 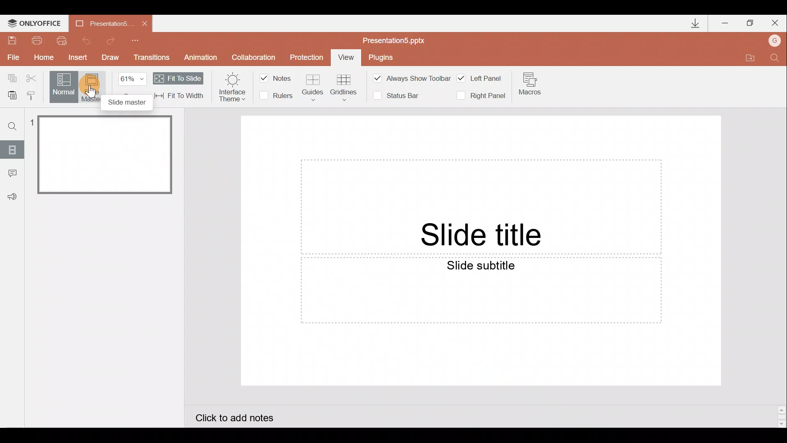 I want to click on Copy, so click(x=9, y=78).